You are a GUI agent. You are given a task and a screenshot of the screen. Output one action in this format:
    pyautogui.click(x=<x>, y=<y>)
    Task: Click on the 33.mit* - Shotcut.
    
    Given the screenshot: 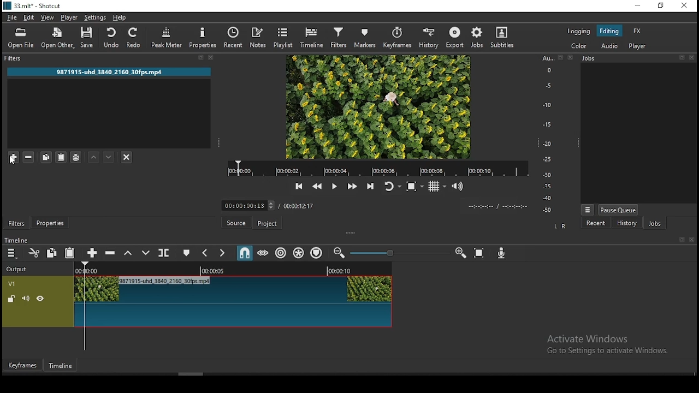 What is the action you would take?
    pyautogui.click(x=39, y=7)
    